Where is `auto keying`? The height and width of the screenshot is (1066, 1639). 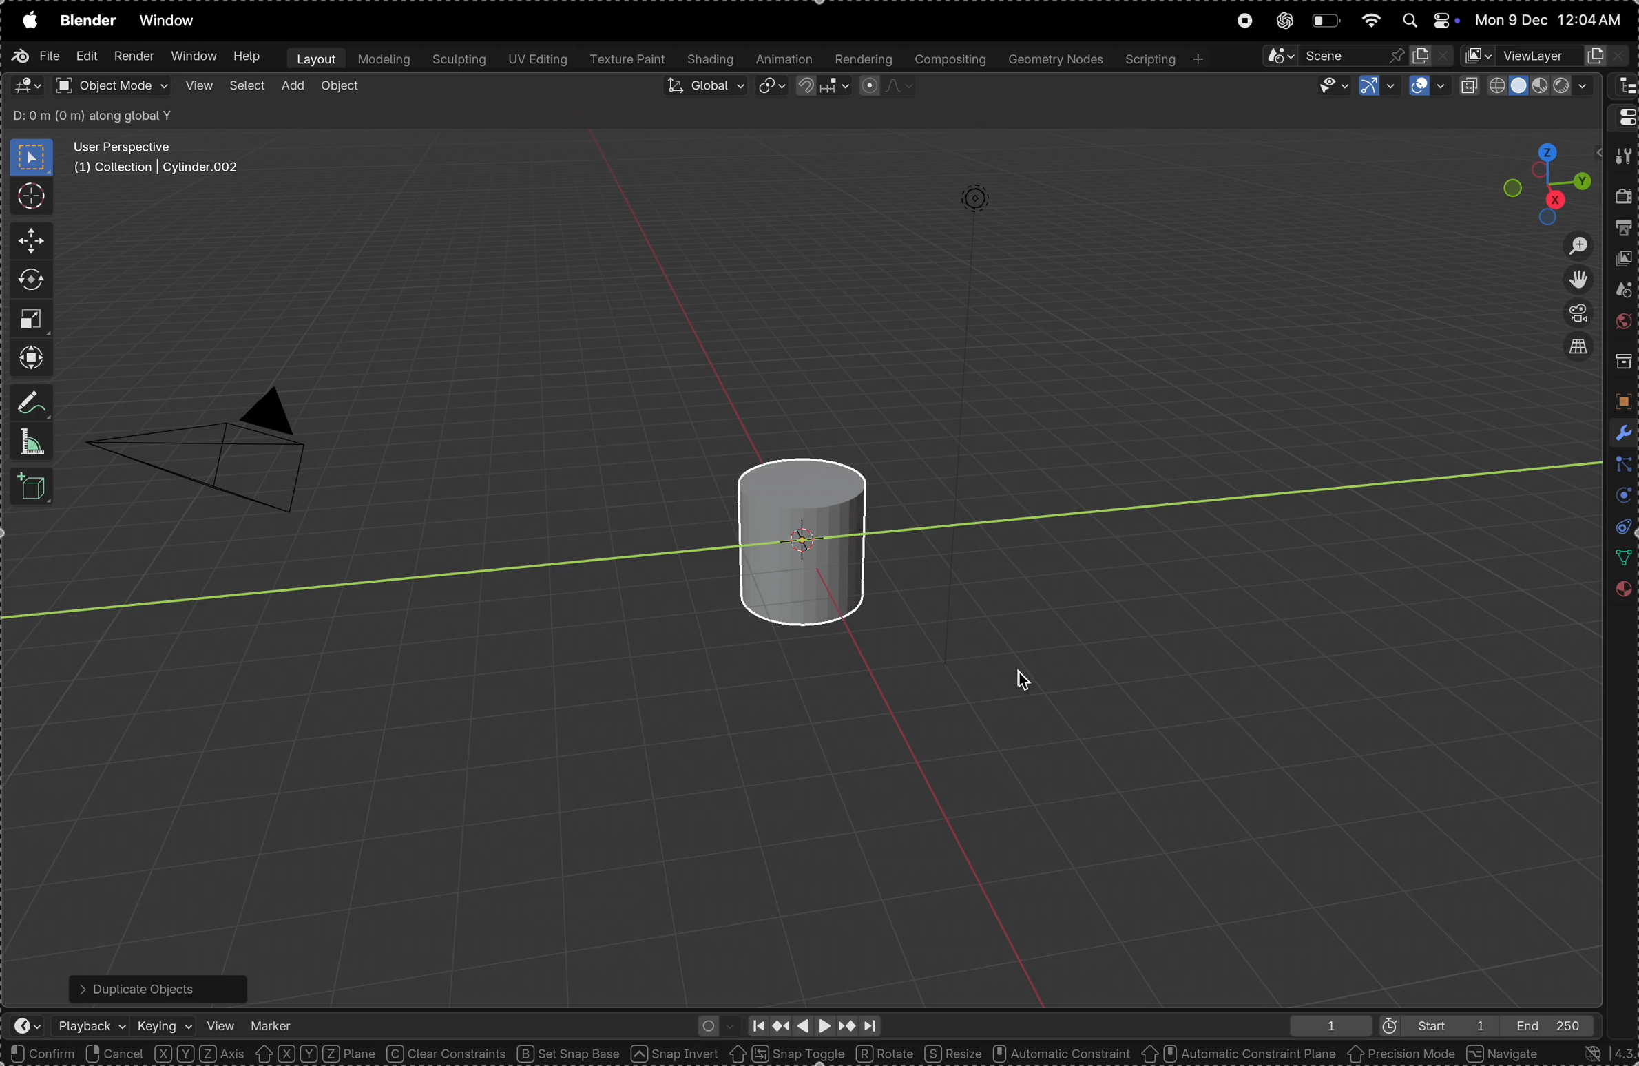 auto keying is located at coordinates (713, 1024).